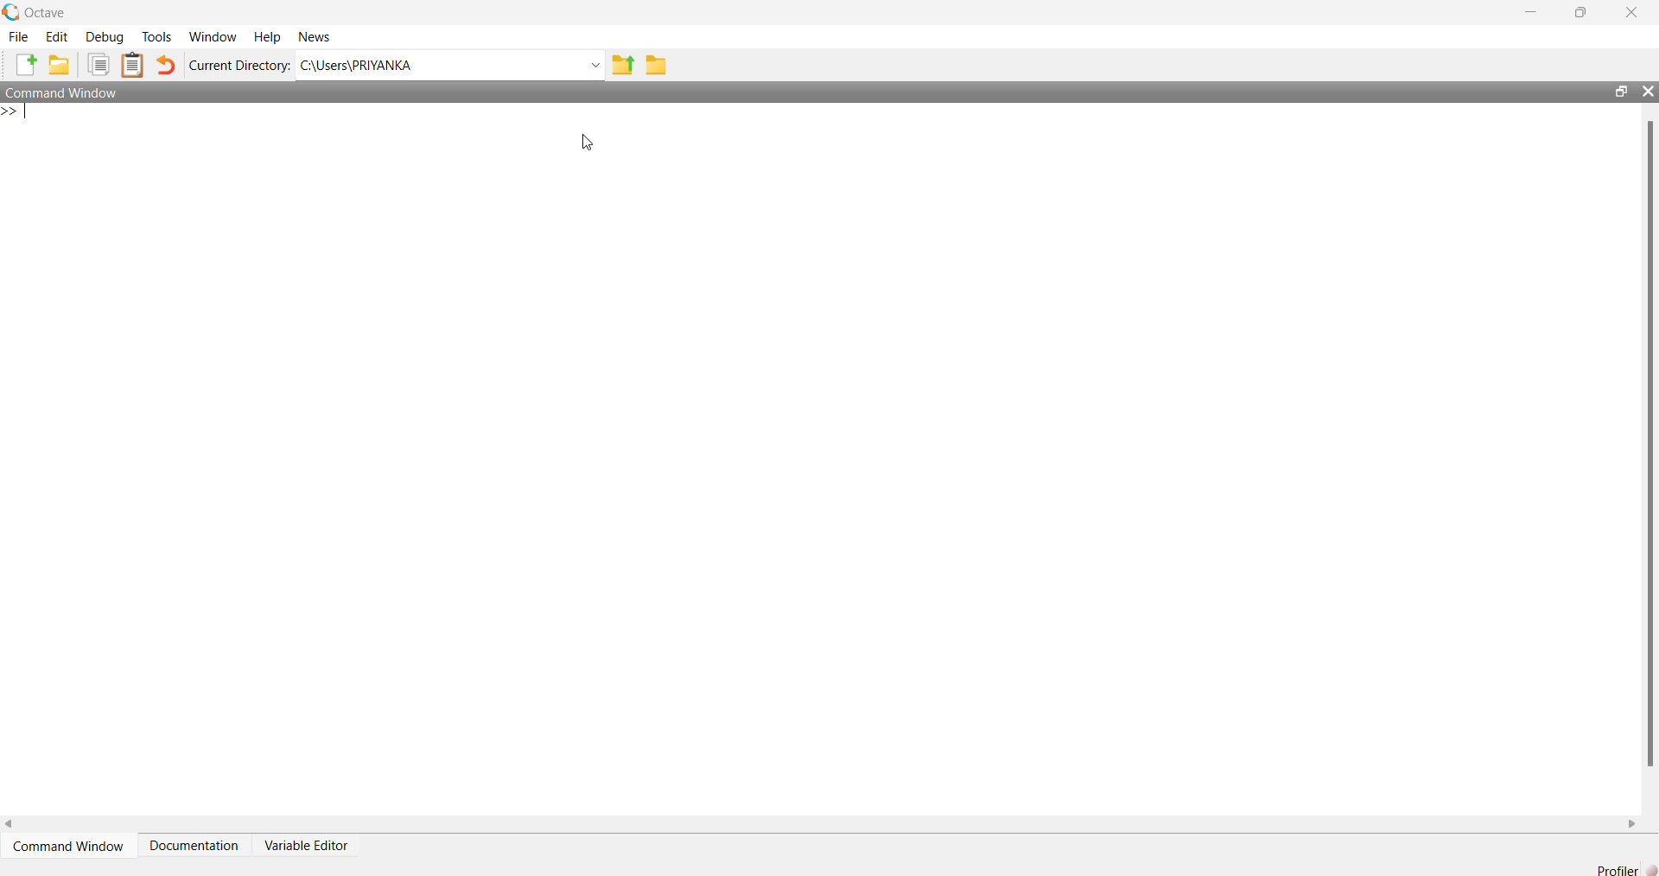  I want to click on , Octave, so click(38, 10).